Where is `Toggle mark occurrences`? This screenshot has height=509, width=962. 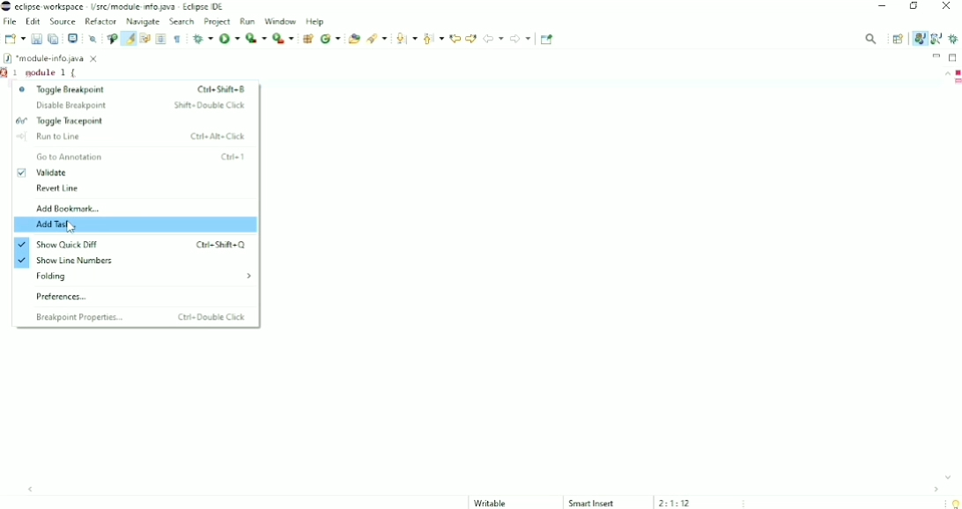 Toggle mark occurrences is located at coordinates (128, 38).